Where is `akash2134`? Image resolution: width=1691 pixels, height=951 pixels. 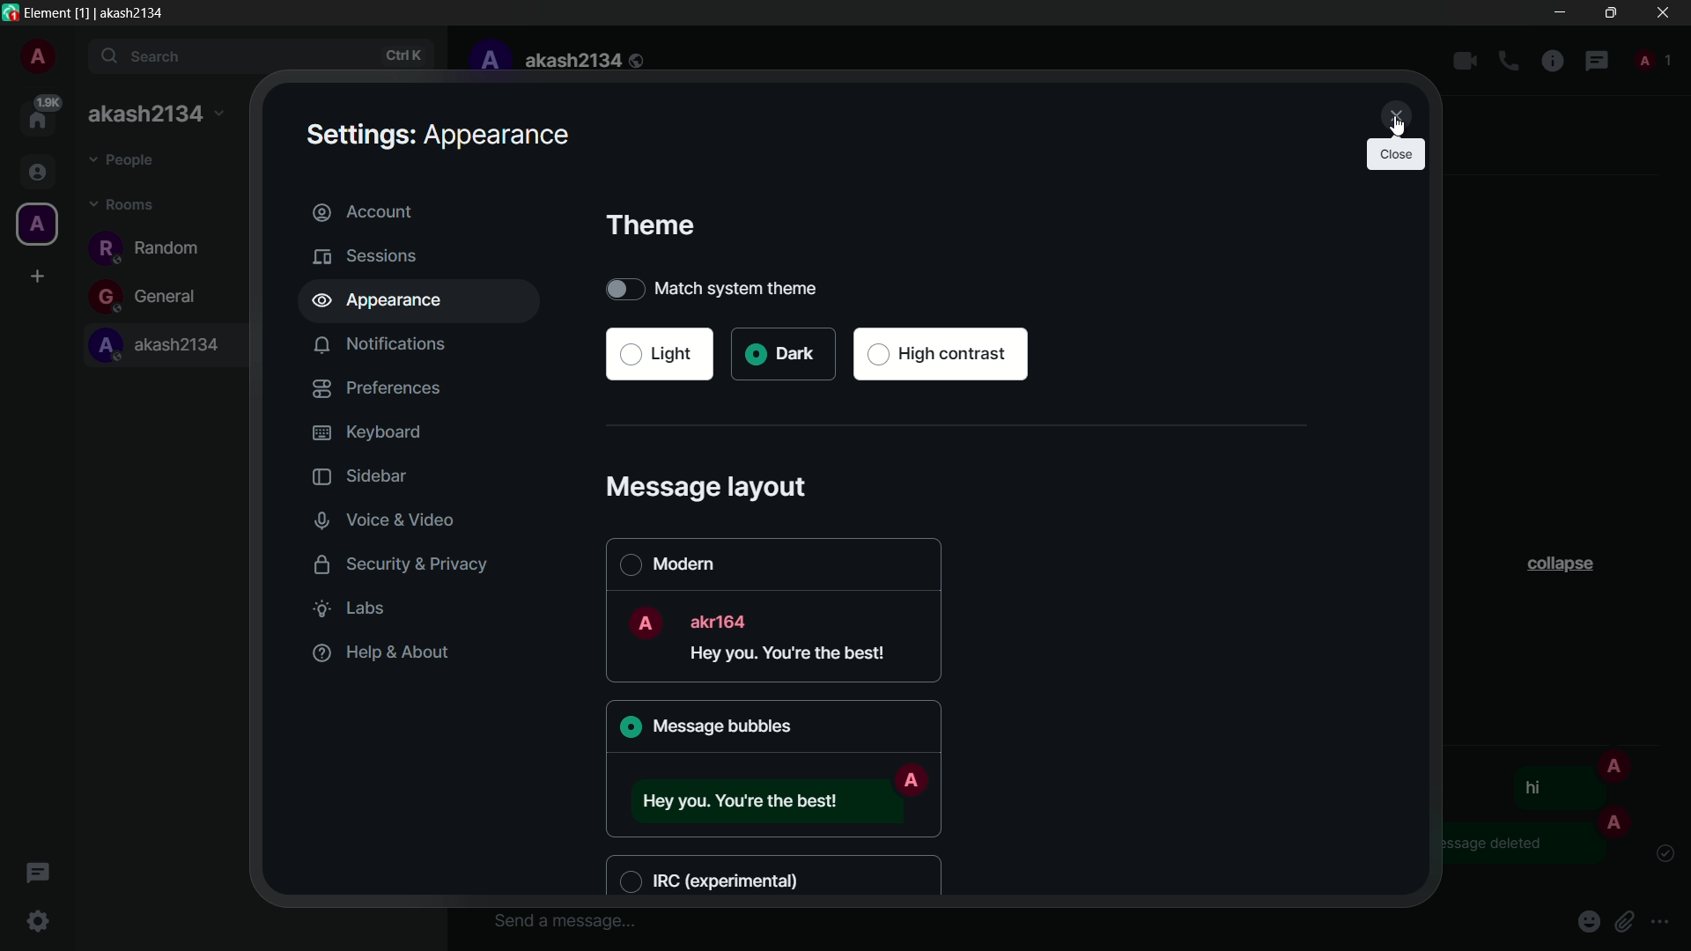 akash2134 is located at coordinates (155, 115).